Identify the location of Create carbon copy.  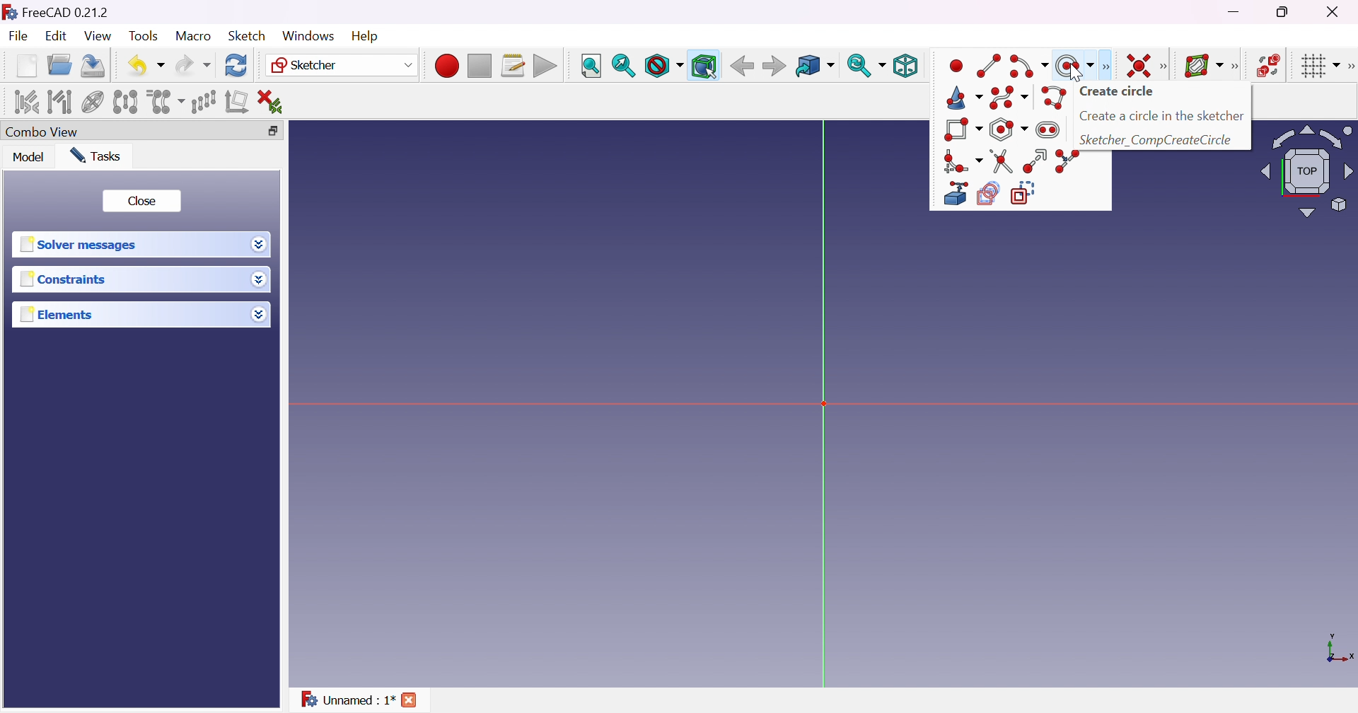
(988, 194).